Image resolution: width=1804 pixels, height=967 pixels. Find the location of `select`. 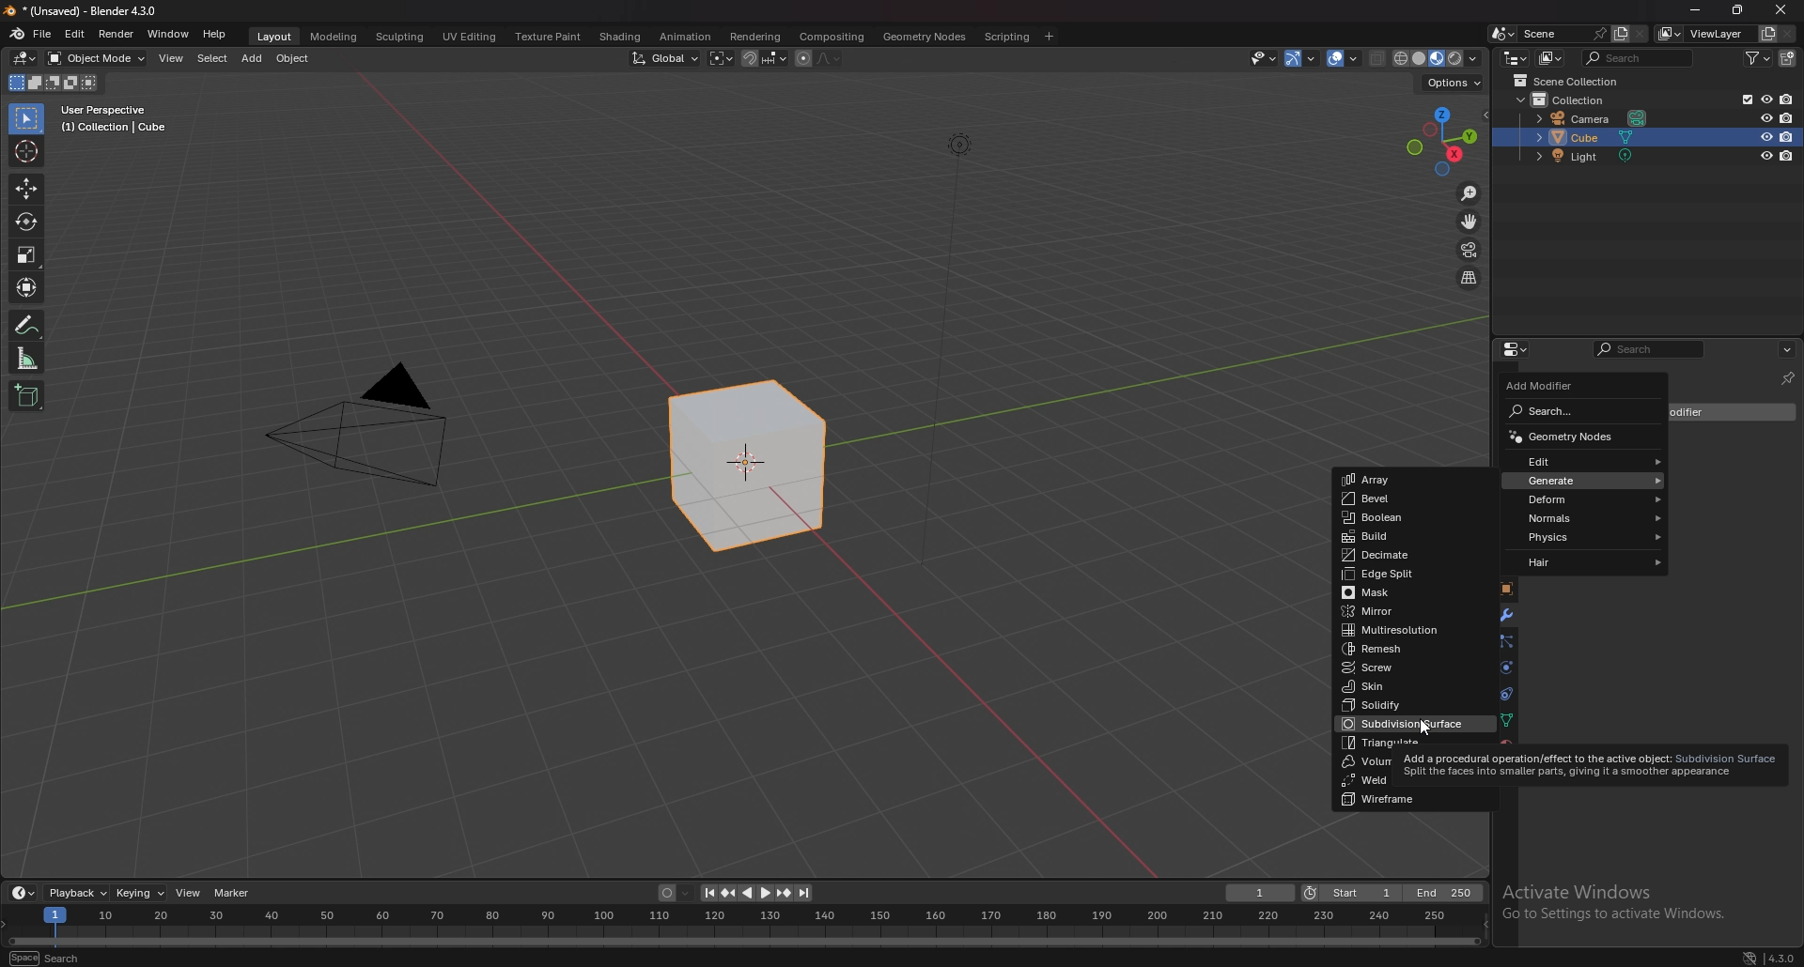

select is located at coordinates (212, 58).